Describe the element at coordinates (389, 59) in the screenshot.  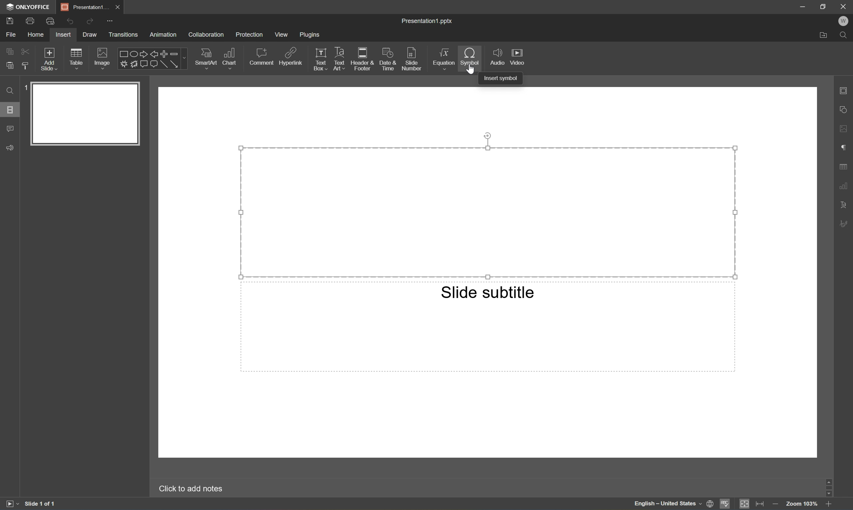
I see `Date & Time` at that location.